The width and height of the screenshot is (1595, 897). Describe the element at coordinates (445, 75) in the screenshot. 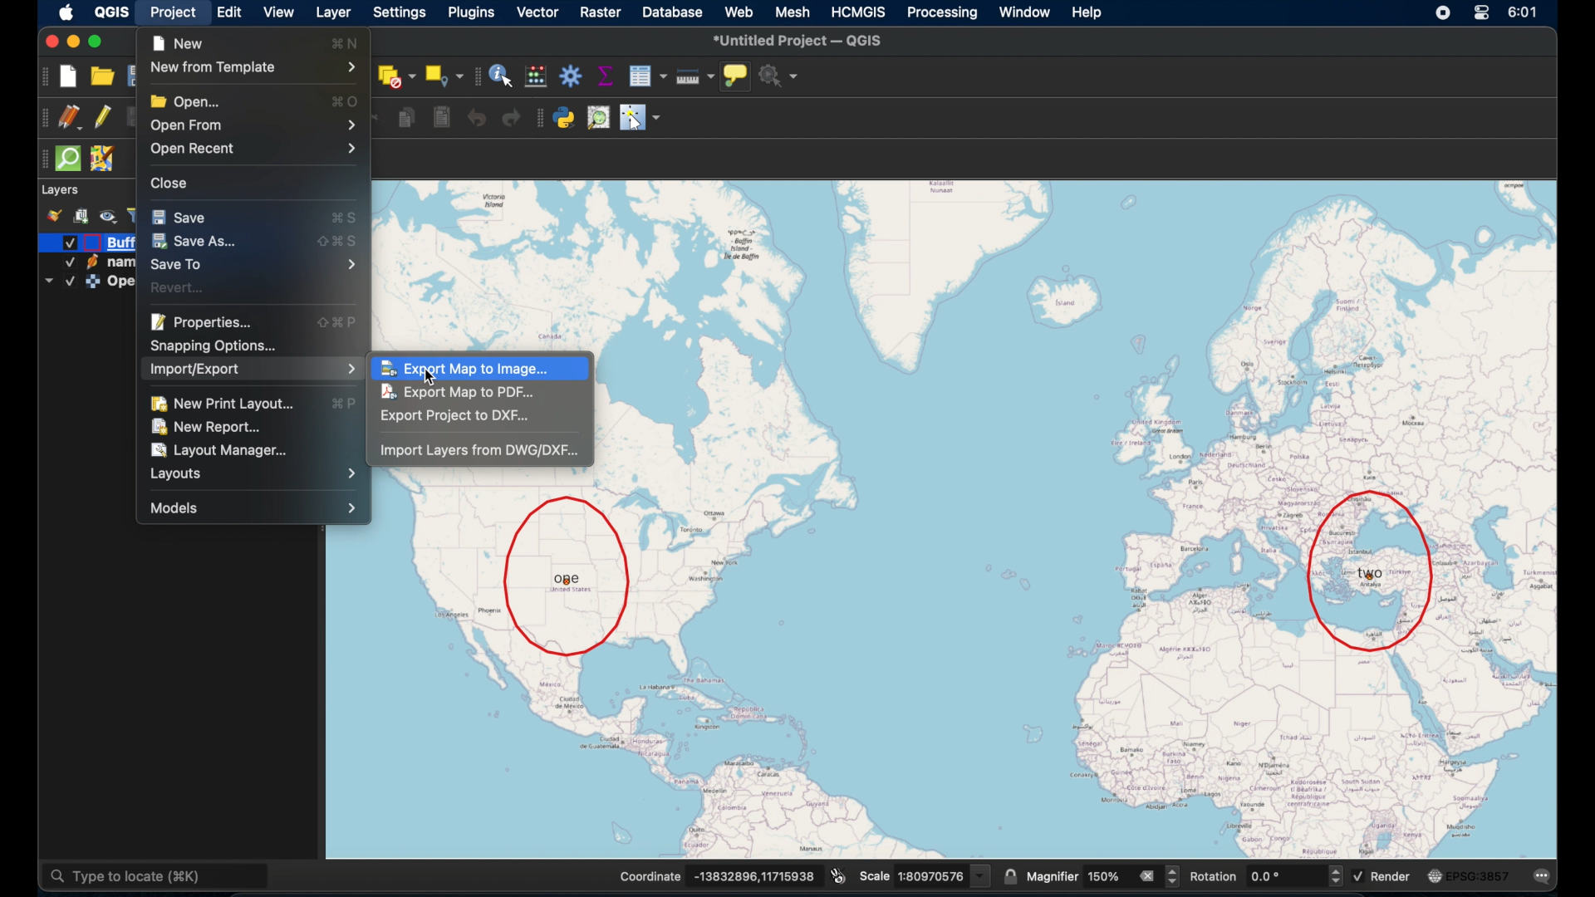

I see `select by location` at that location.